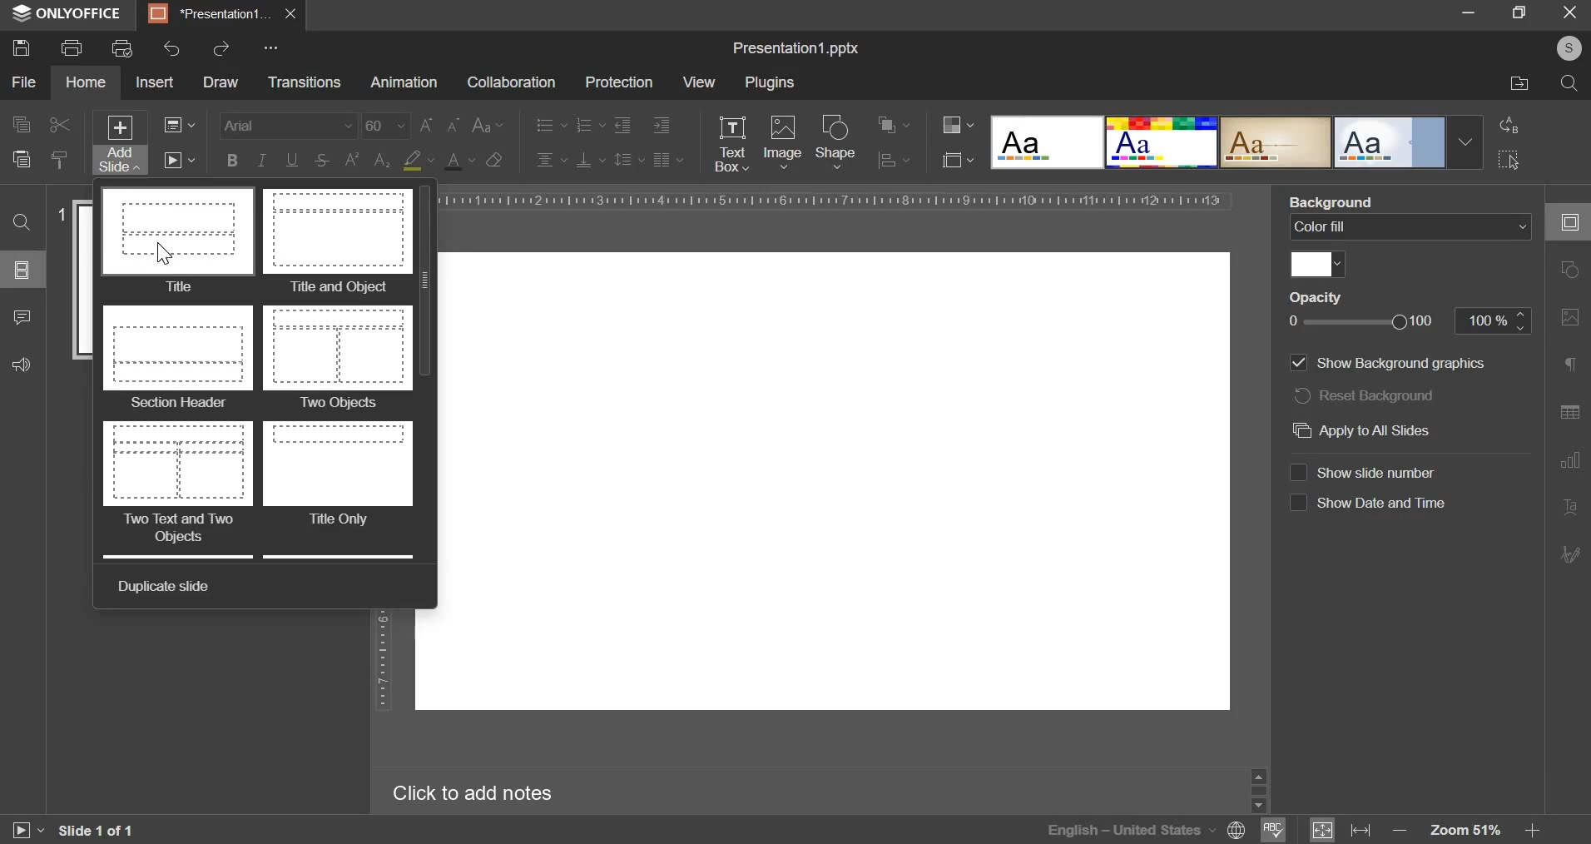  Describe the element at coordinates (232, 158) in the screenshot. I see `bold` at that location.